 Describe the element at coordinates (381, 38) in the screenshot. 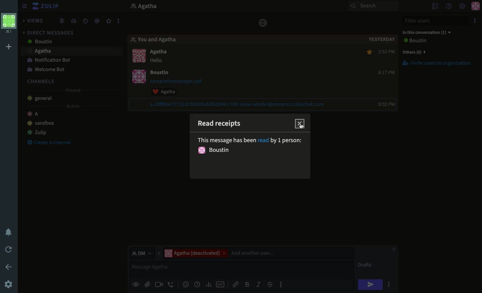

I see `yesterday` at that location.